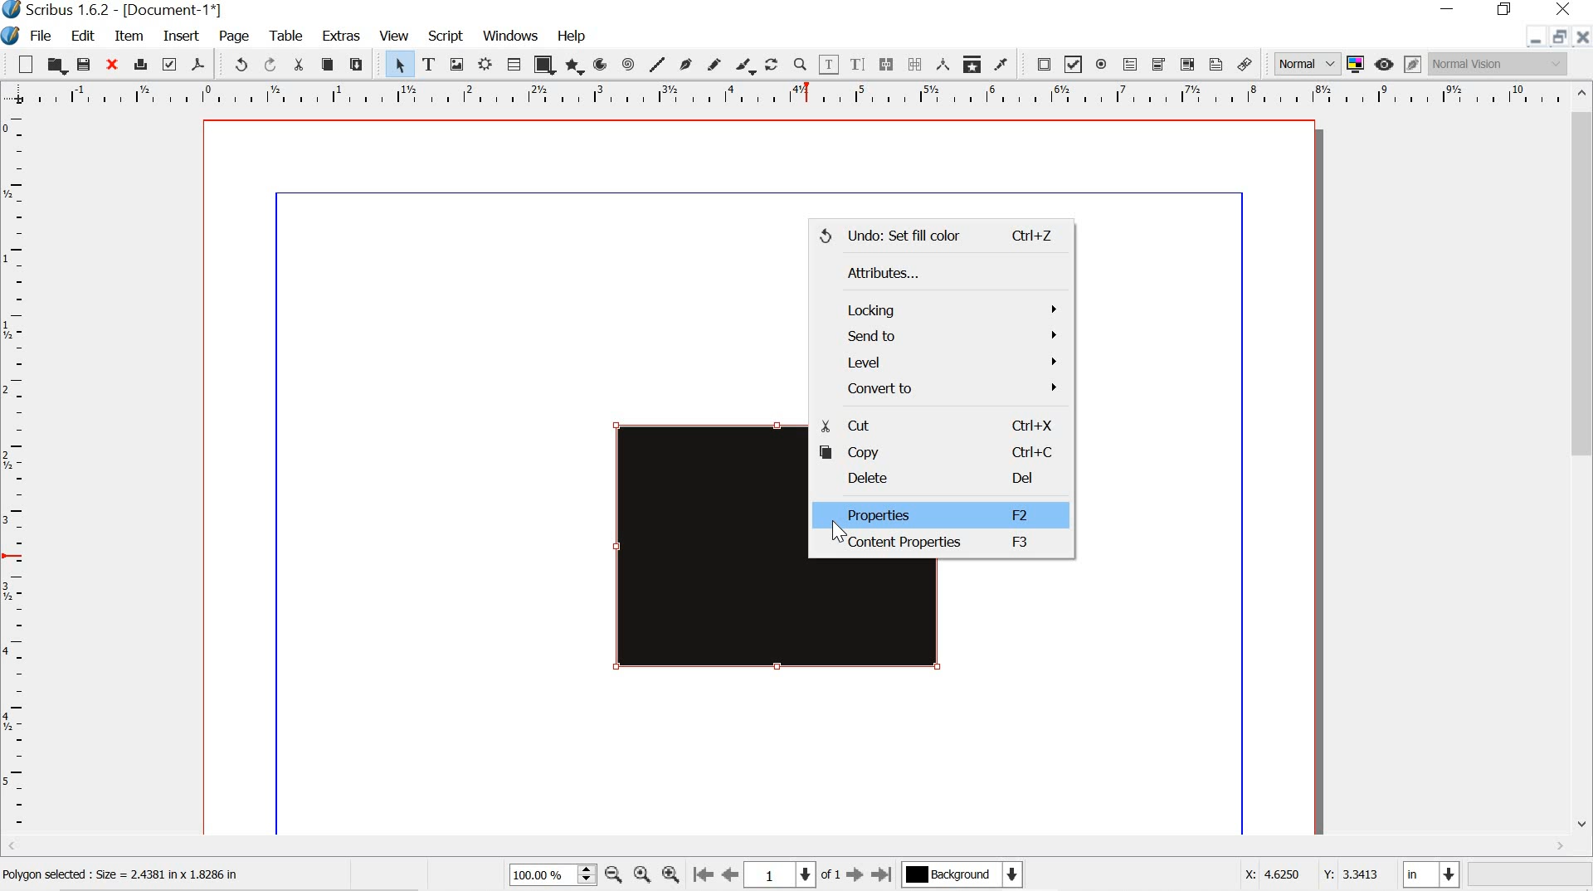 The width and height of the screenshot is (1593, 891). I want to click on go to first page, so click(702, 876).